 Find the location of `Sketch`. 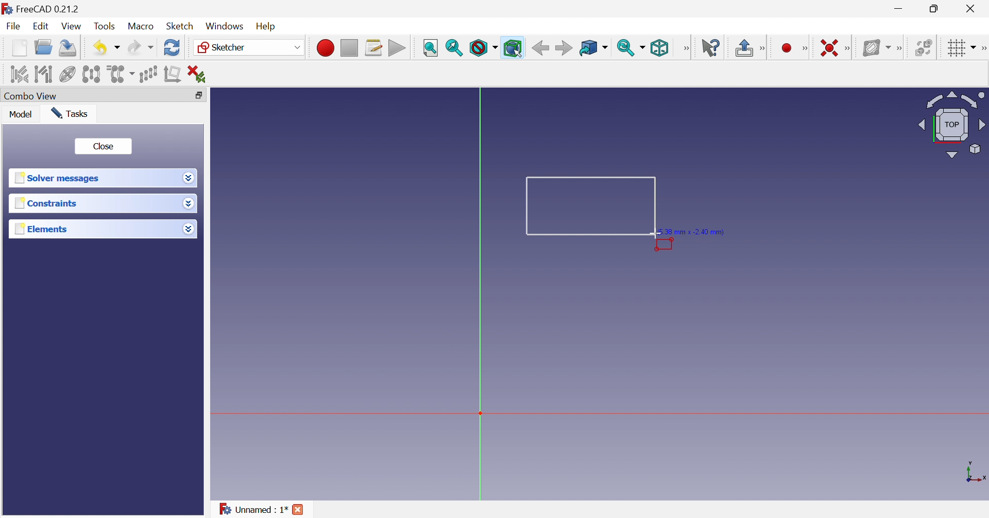

Sketch is located at coordinates (181, 26).